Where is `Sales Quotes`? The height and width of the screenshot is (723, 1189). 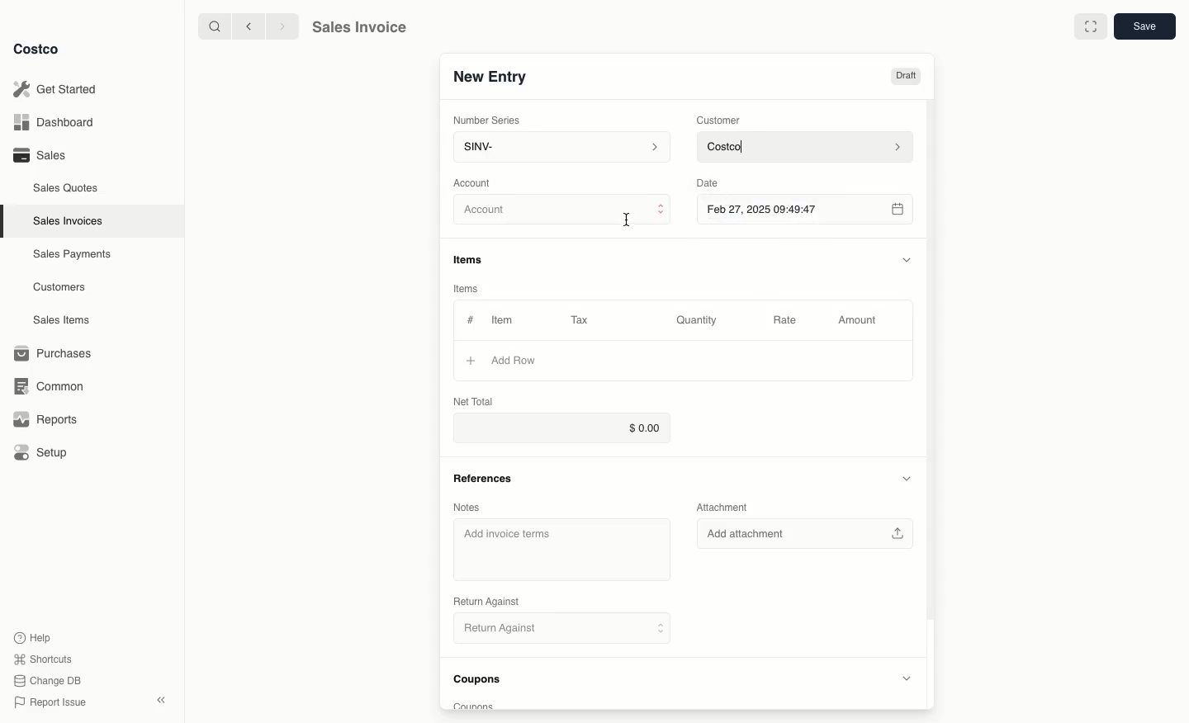
Sales Quotes is located at coordinates (67, 187).